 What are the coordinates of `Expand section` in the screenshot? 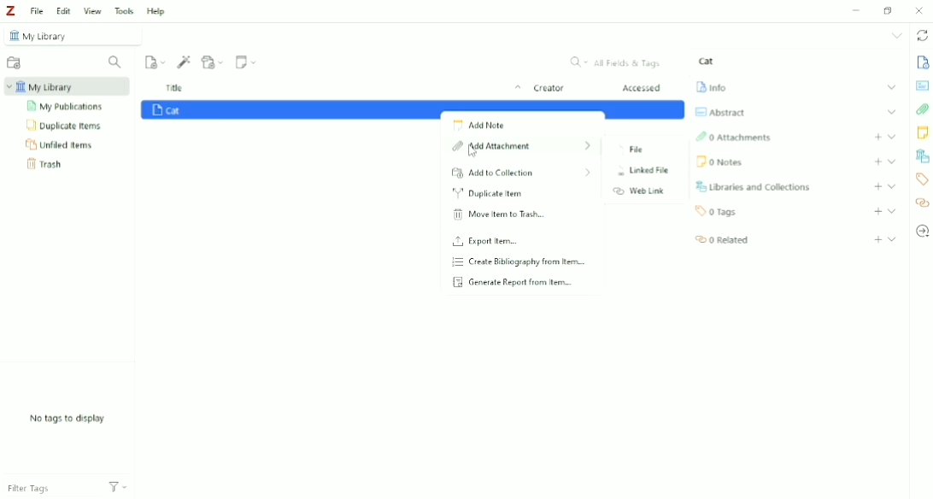 It's located at (893, 238).